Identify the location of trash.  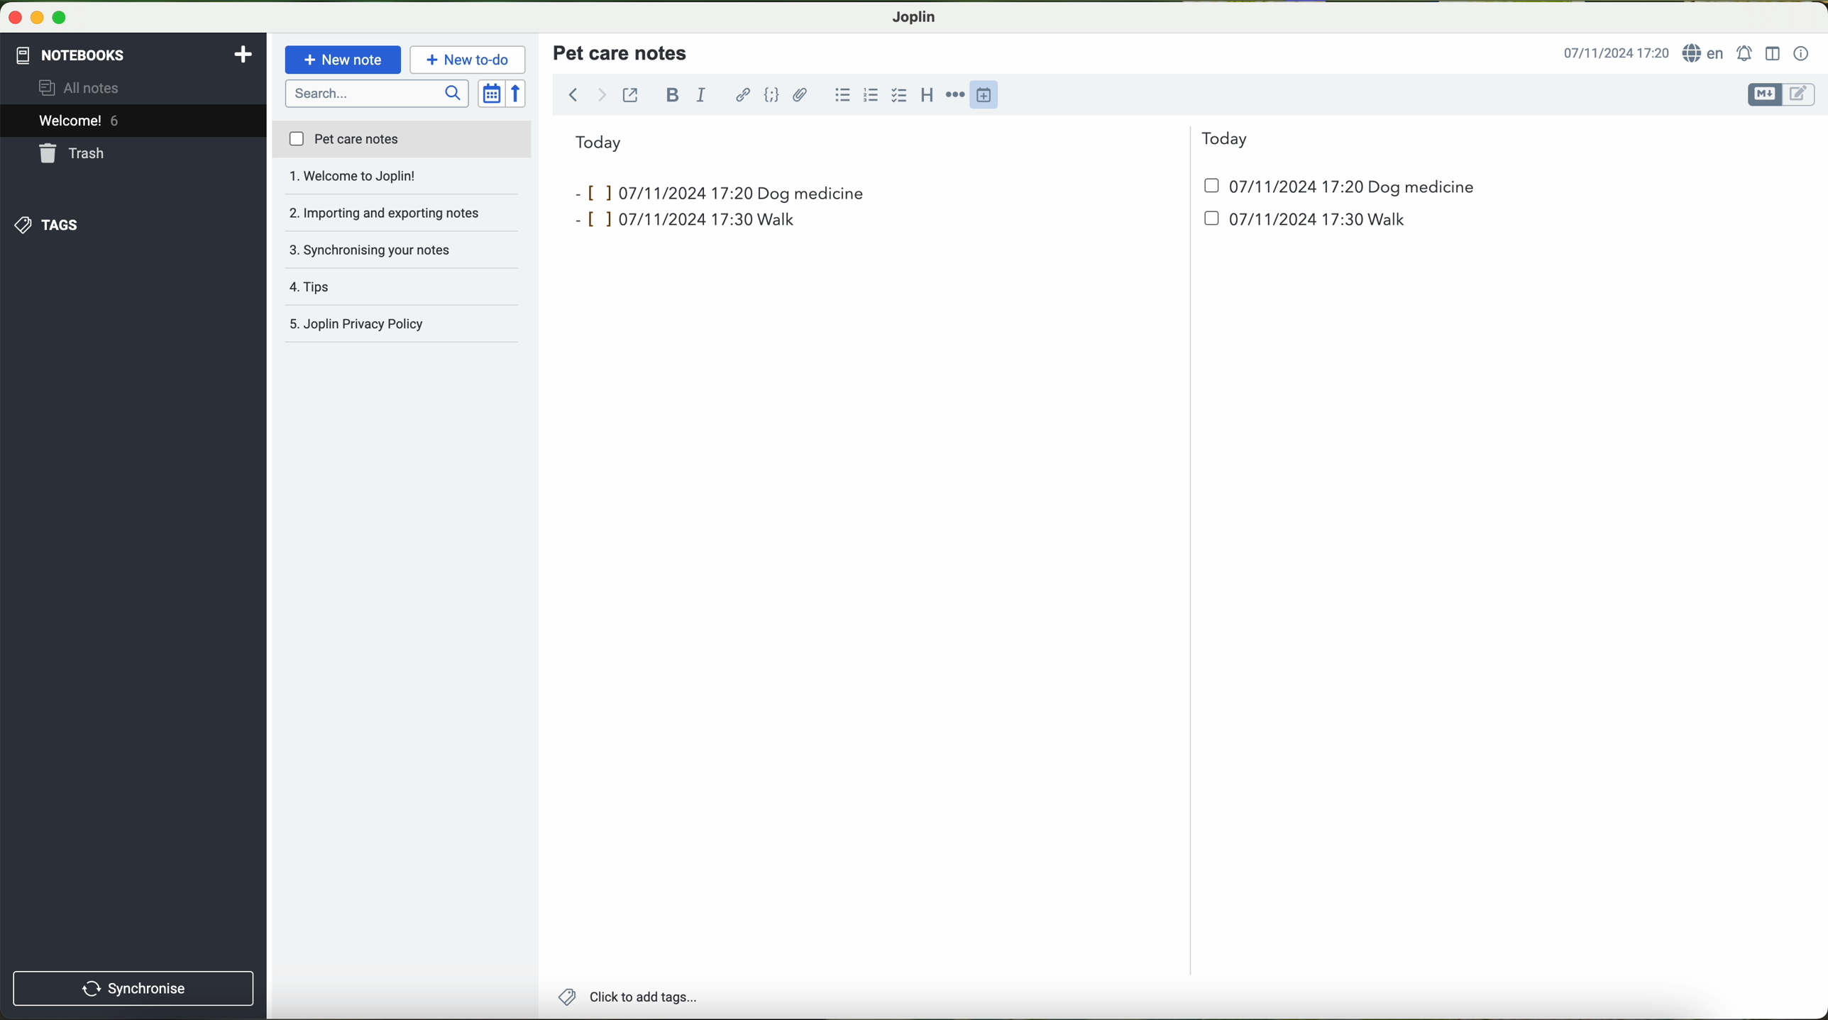
(73, 155).